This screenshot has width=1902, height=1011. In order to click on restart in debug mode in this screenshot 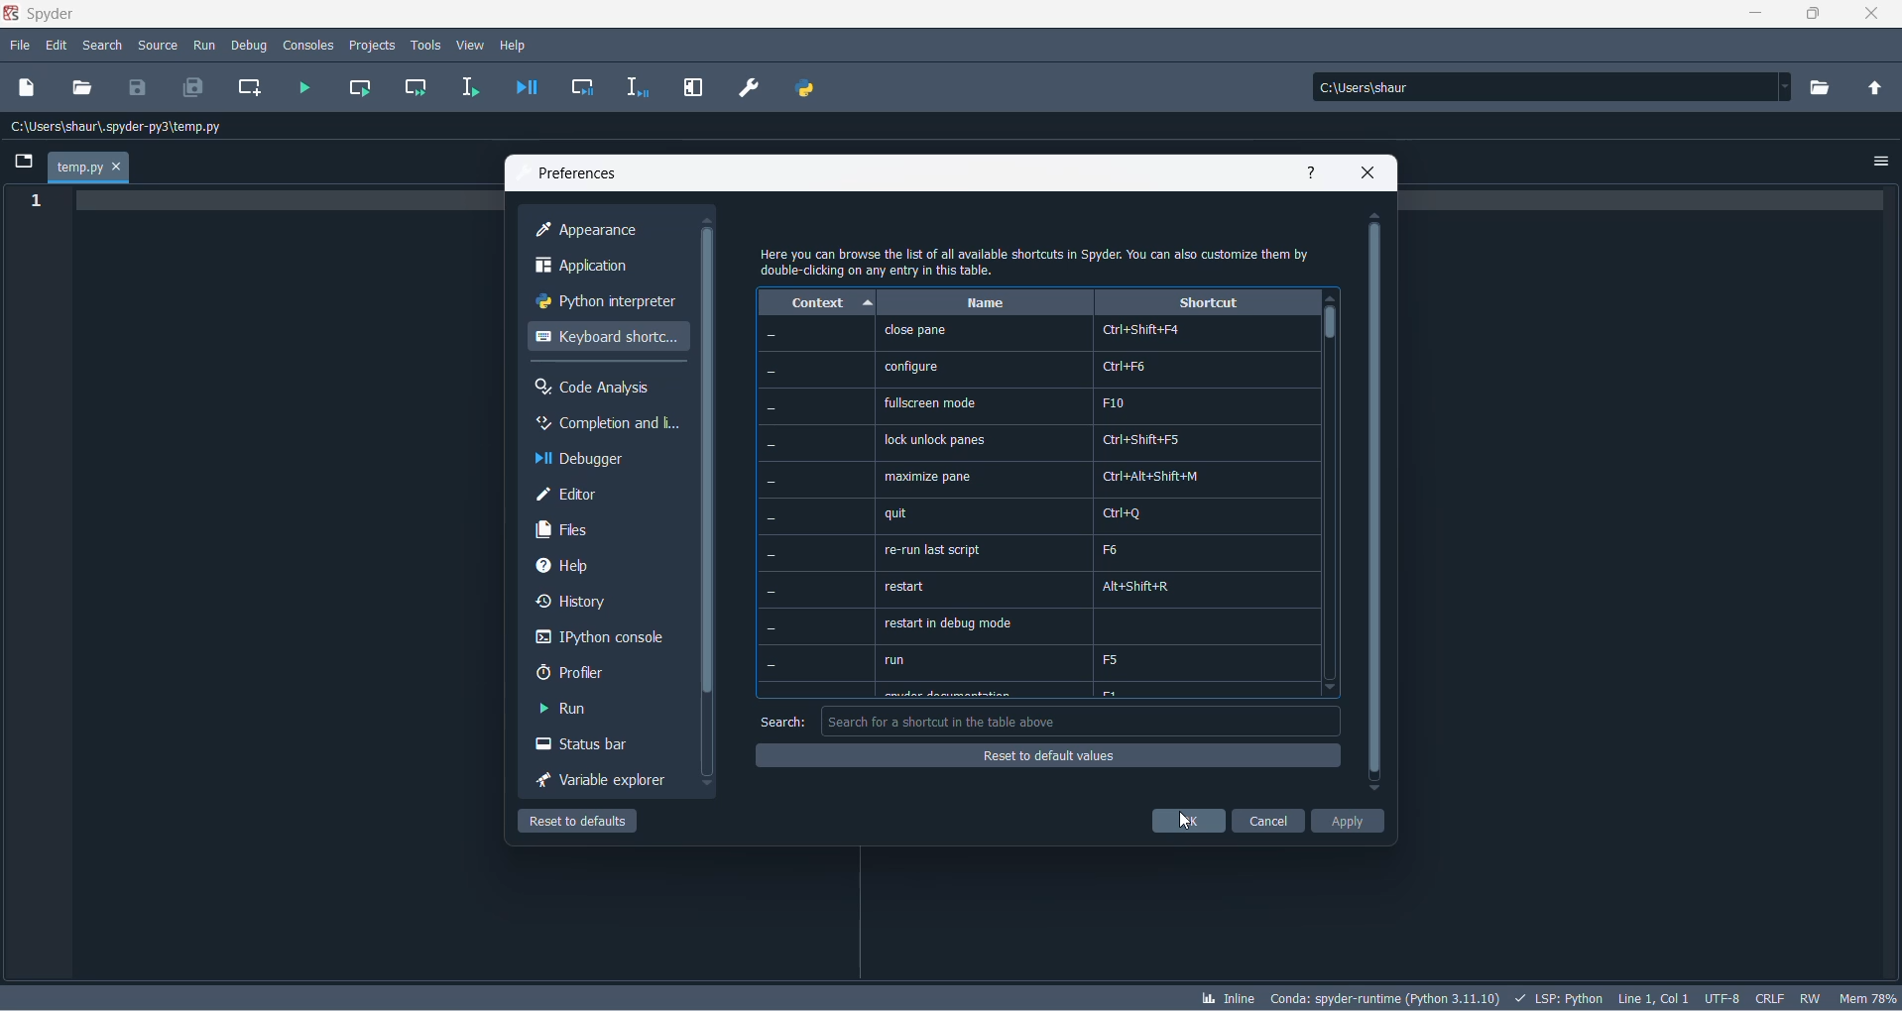, I will do `click(947, 625)`.